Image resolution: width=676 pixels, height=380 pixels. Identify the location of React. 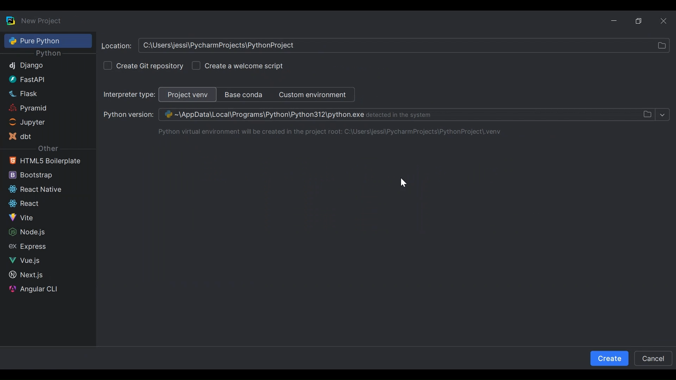
(45, 204).